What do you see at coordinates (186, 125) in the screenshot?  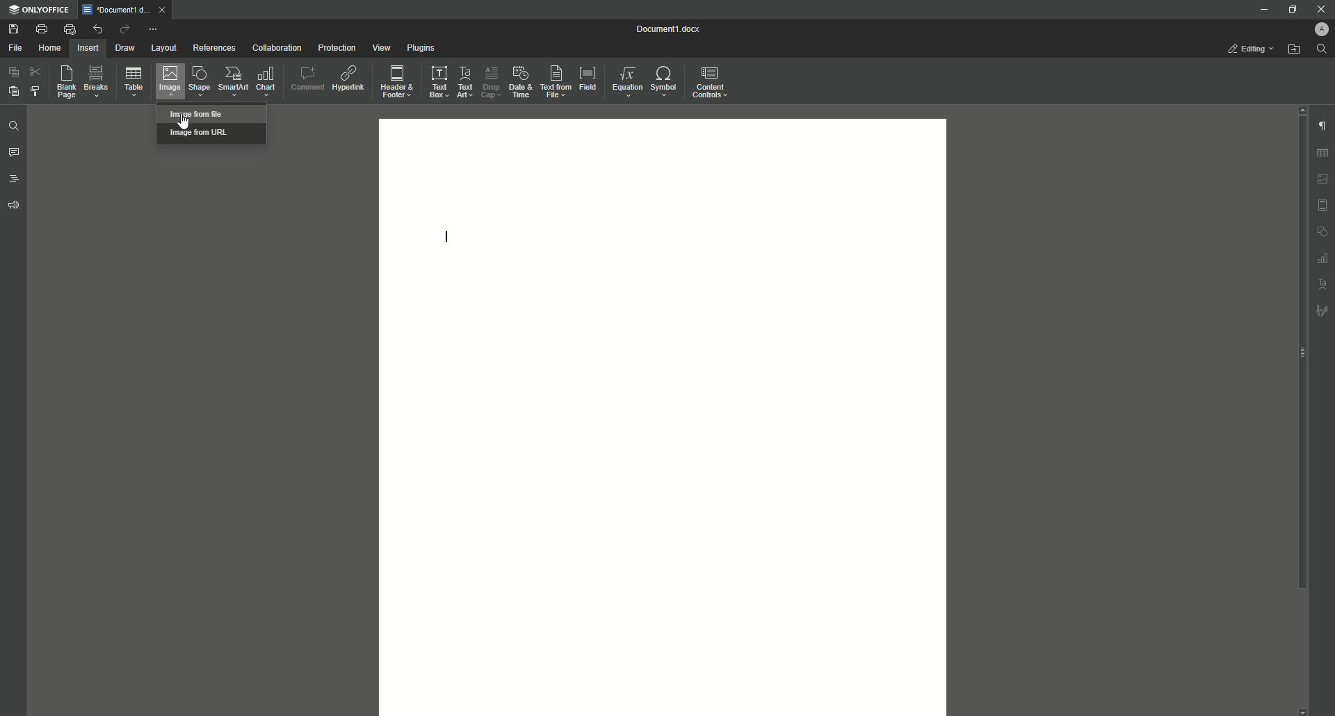 I see `pointer cursor` at bounding box center [186, 125].